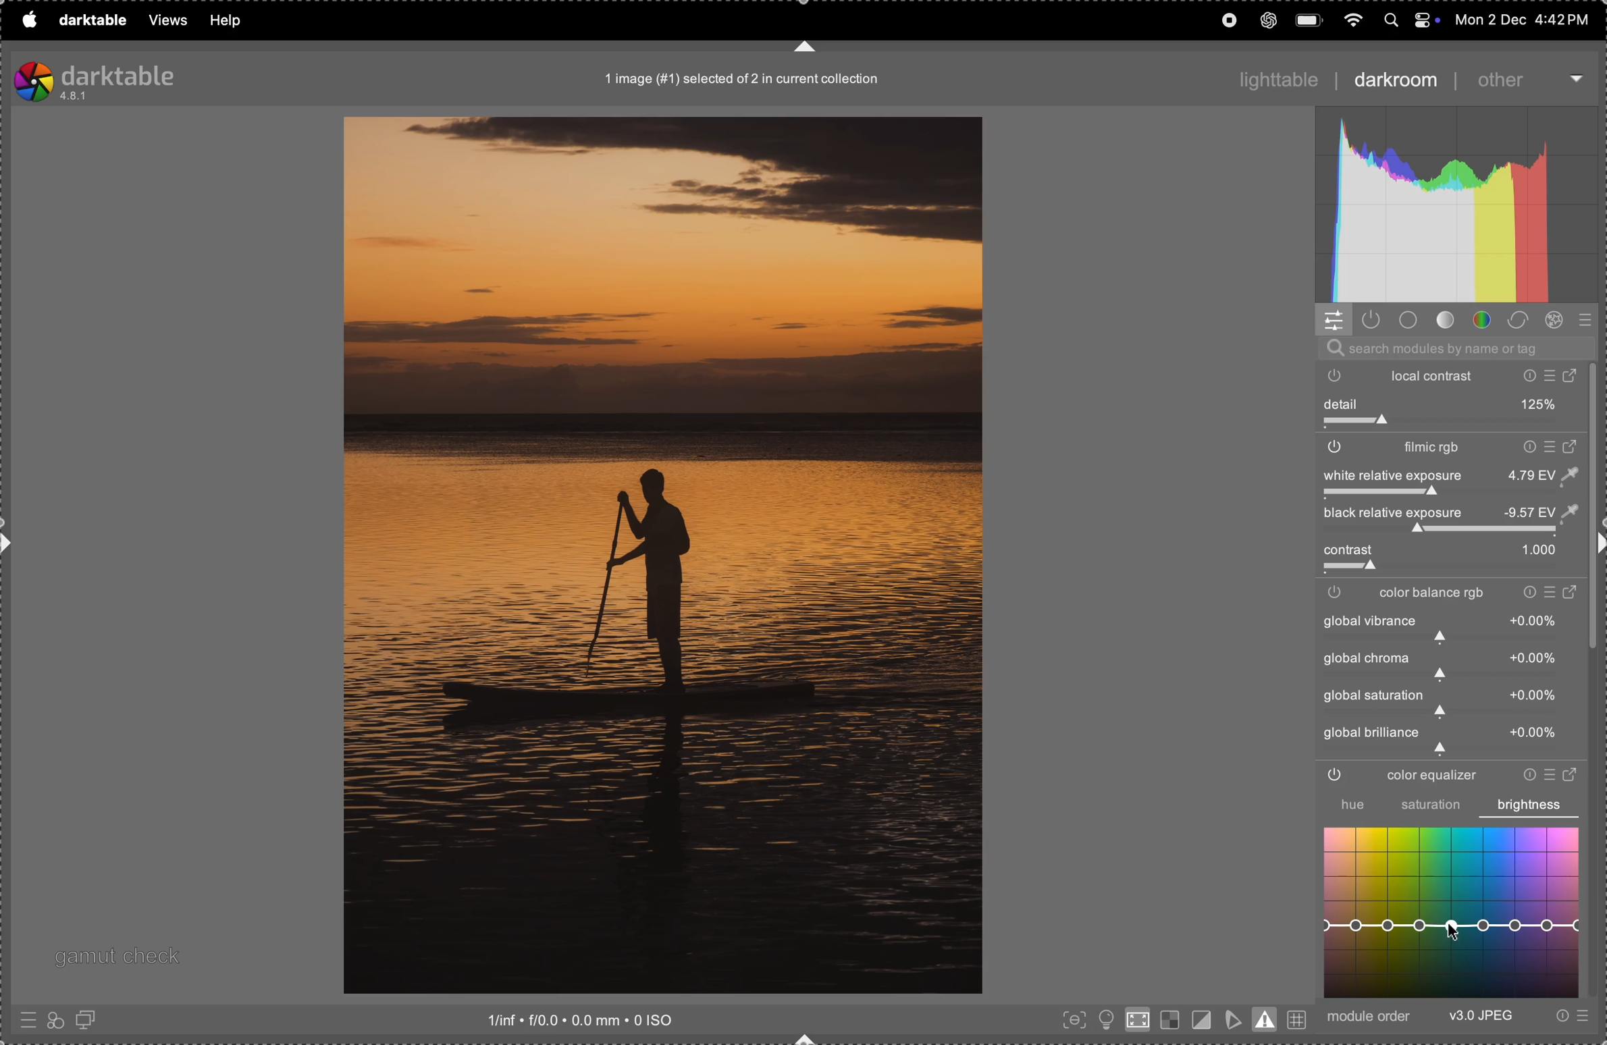 Image resolution: width=1607 pixels, height=1045 pixels. What do you see at coordinates (1452, 404) in the screenshot?
I see `detail` at bounding box center [1452, 404].